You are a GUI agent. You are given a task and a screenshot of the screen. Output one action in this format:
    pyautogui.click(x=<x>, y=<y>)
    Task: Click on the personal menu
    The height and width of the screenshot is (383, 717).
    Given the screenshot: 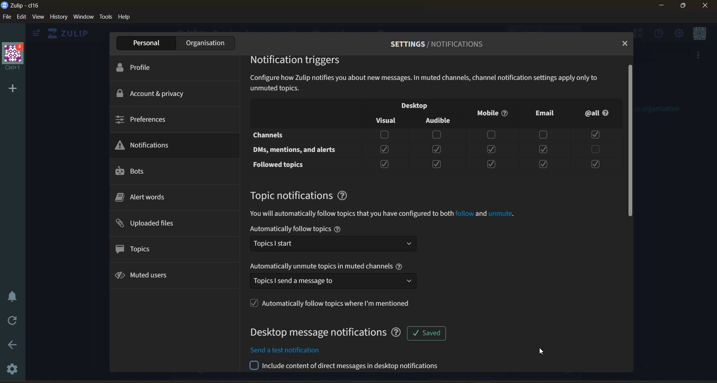 What is the action you would take?
    pyautogui.click(x=699, y=33)
    